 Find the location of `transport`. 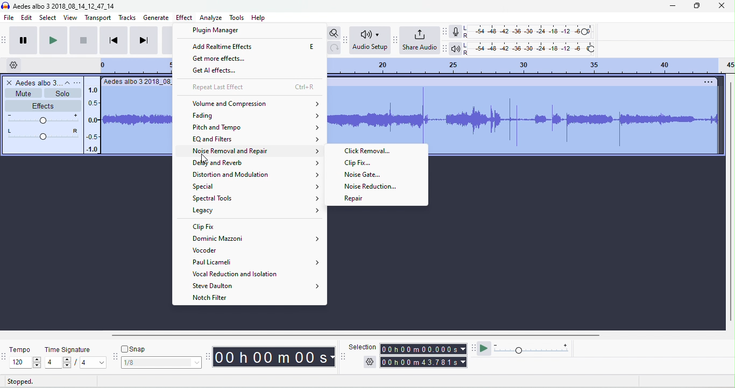

transport is located at coordinates (97, 18).